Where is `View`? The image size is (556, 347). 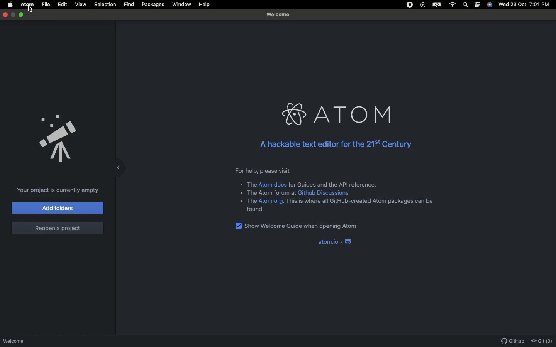 View is located at coordinates (80, 5).